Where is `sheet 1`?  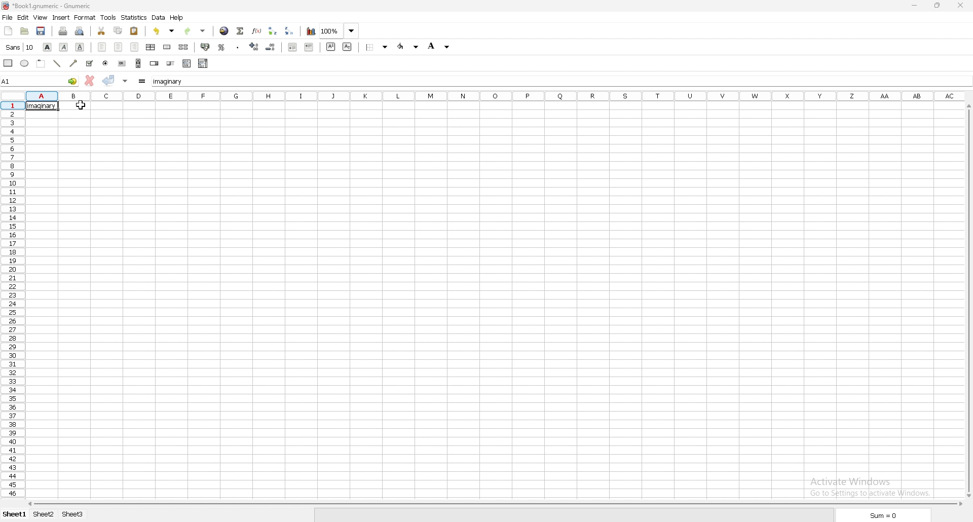
sheet 1 is located at coordinates (15, 515).